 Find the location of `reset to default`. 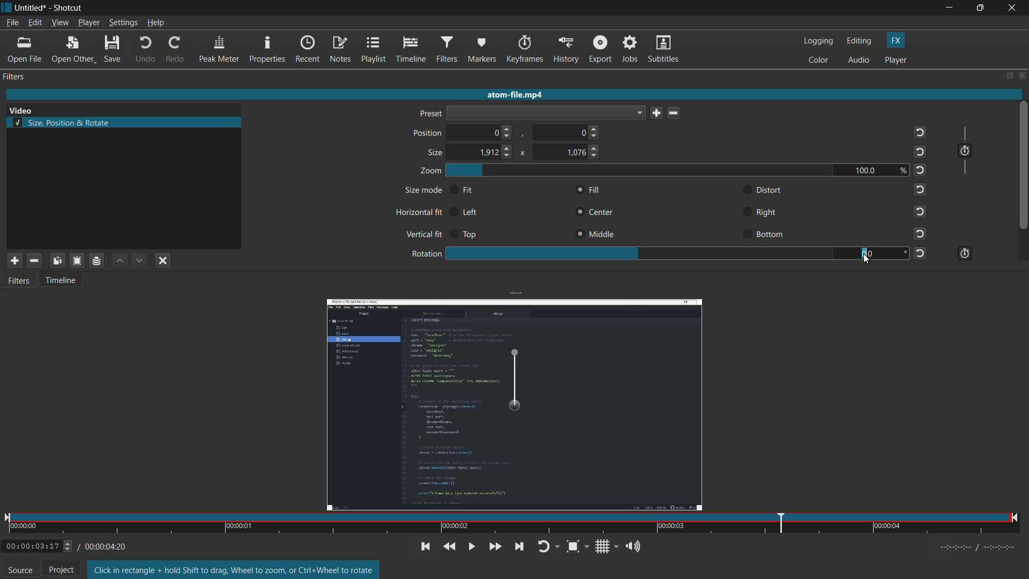

reset to default is located at coordinates (920, 188).